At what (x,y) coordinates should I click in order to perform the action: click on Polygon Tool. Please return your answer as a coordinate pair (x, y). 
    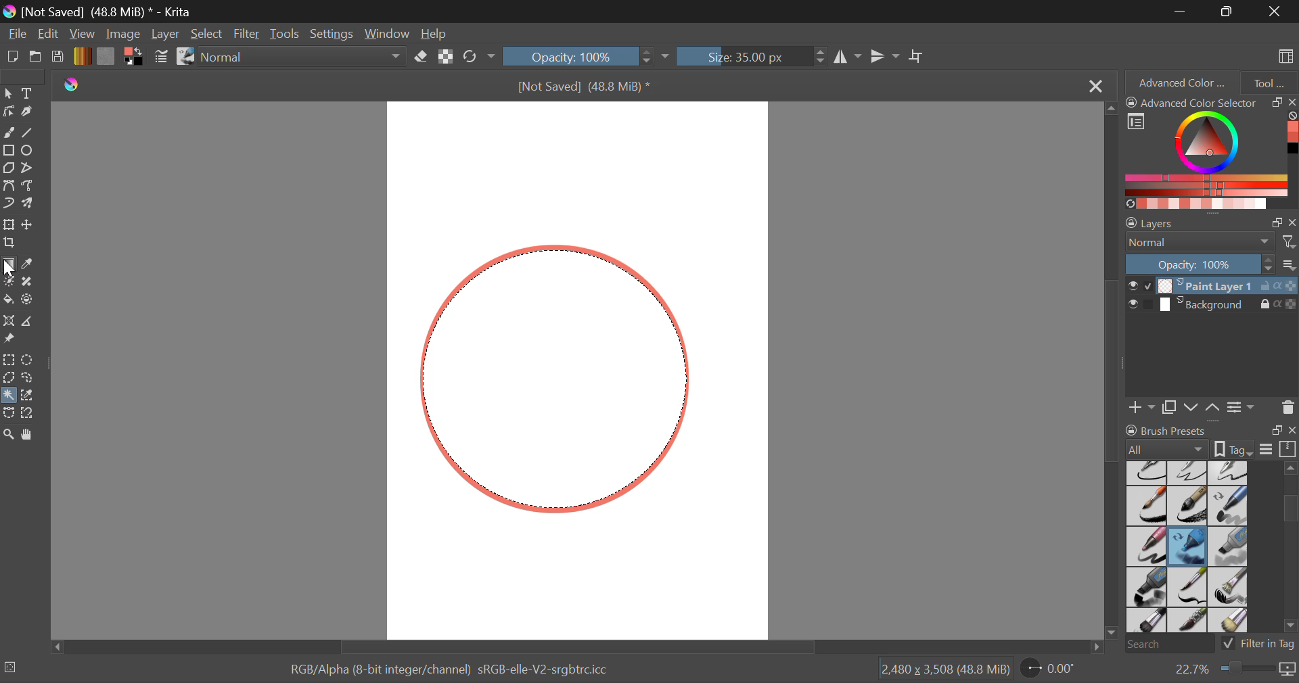
    Looking at the image, I should click on (8, 168).